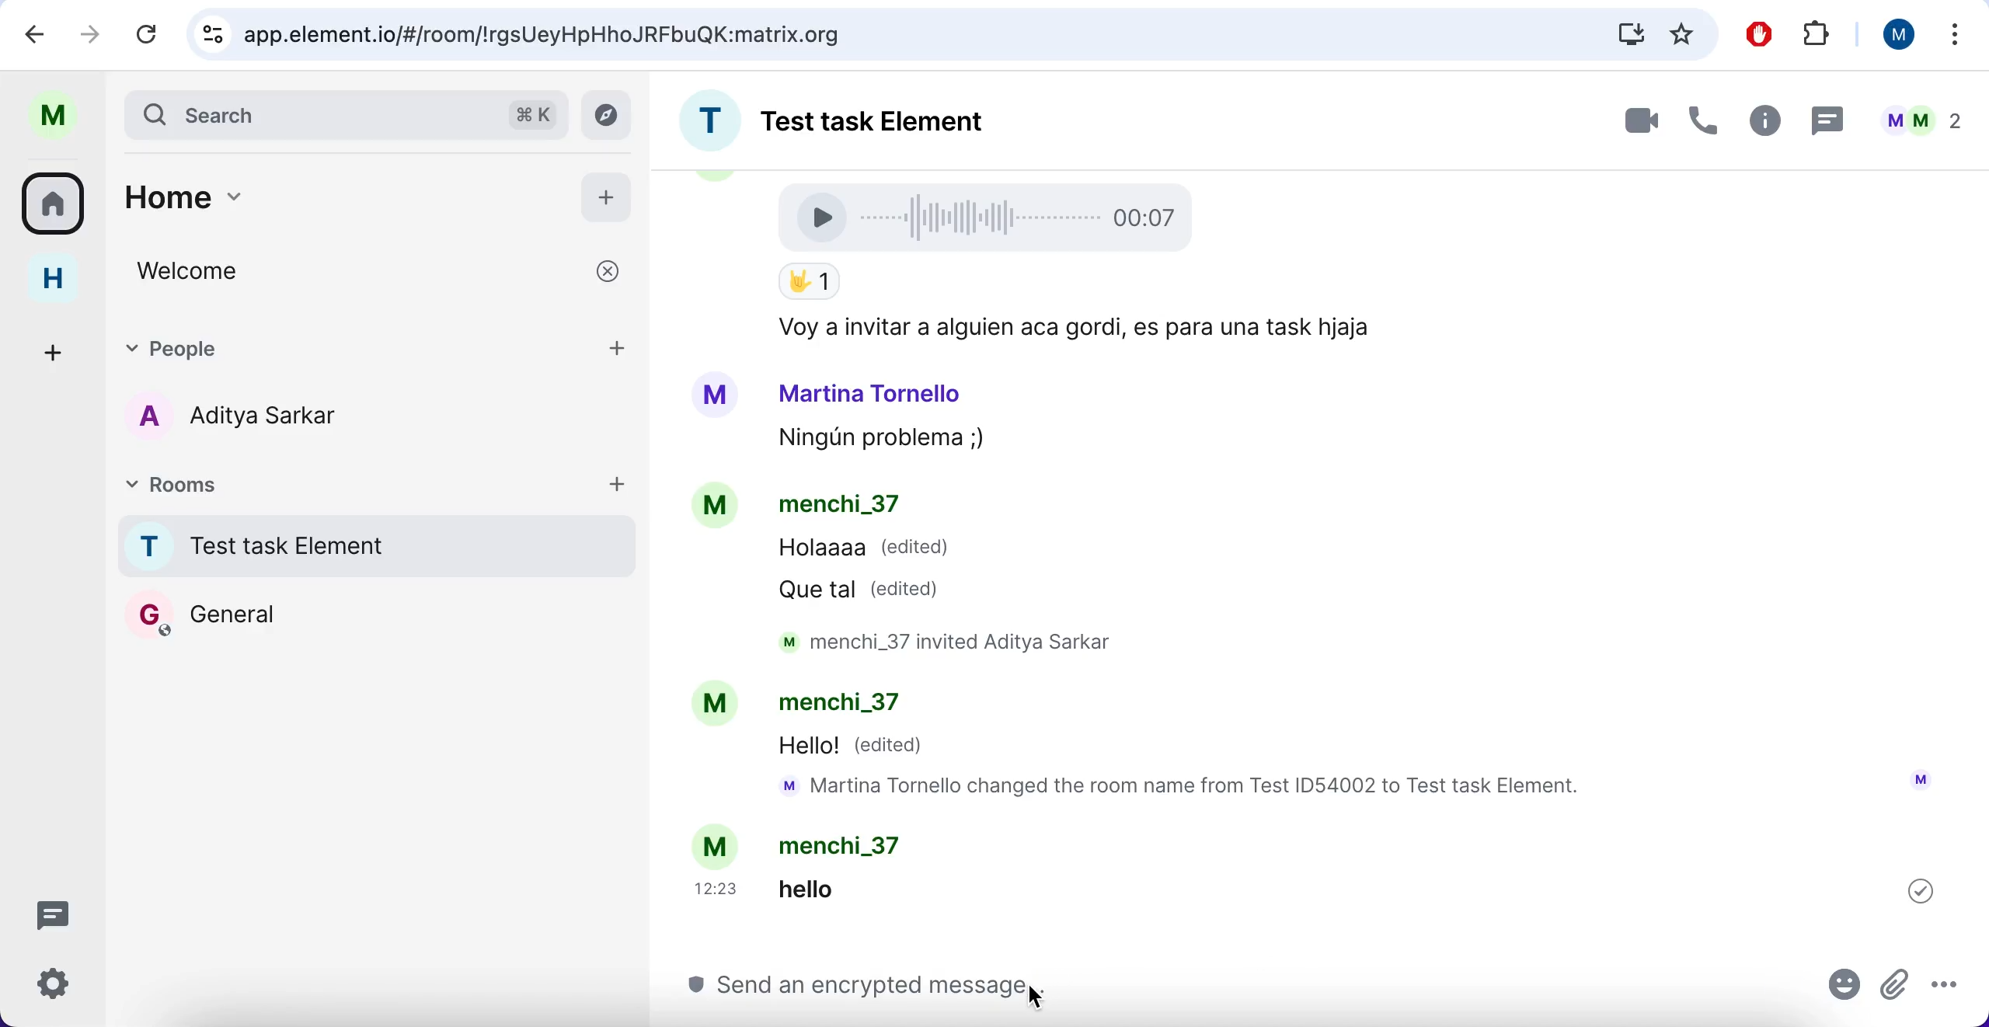 The width and height of the screenshot is (1989, 1027). Describe the element at coordinates (848, 845) in the screenshot. I see `menchi_37` at that location.